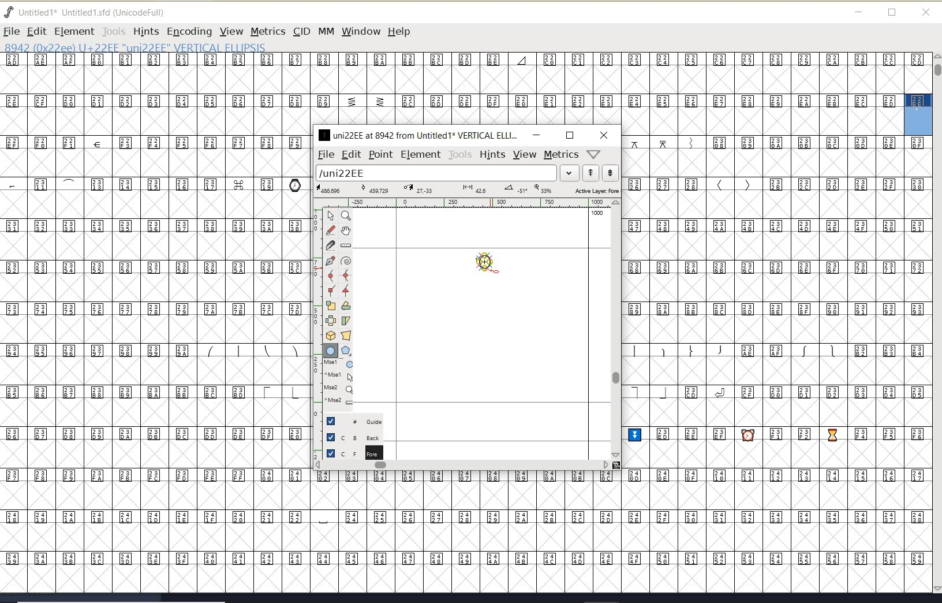 The image size is (942, 603). I want to click on close, so click(926, 13).